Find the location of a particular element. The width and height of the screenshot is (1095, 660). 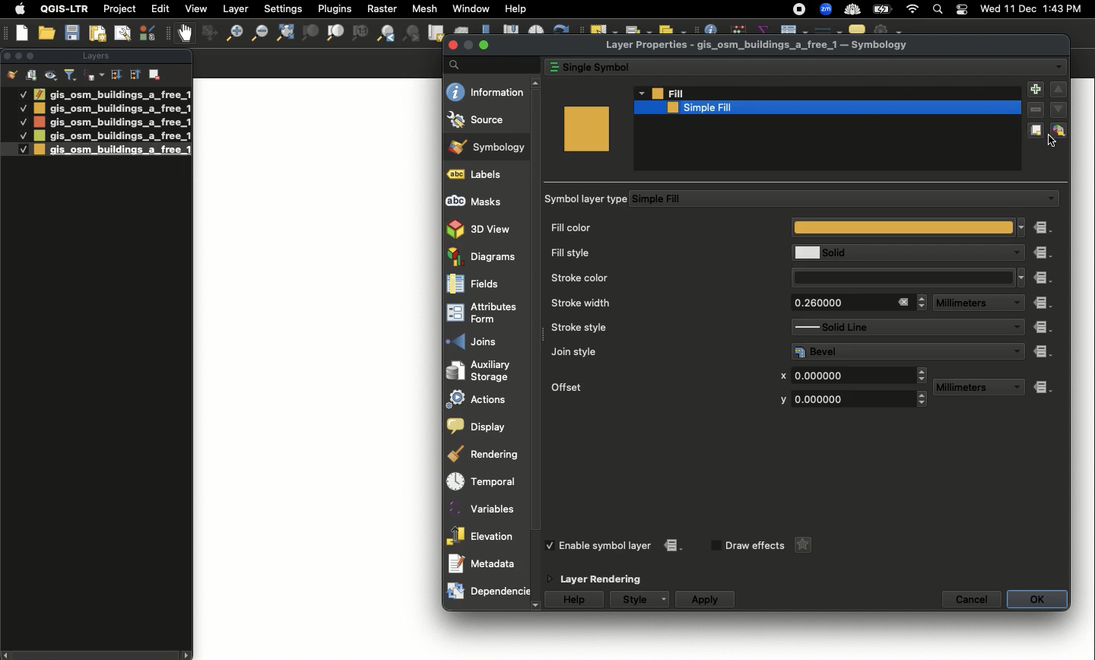

Color is located at coordinates (586, 129).